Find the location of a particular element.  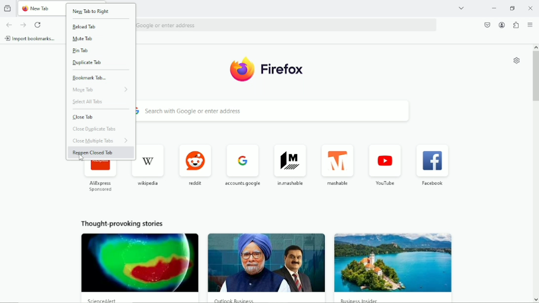

View recent browsing is located at coordinates (8, 8).